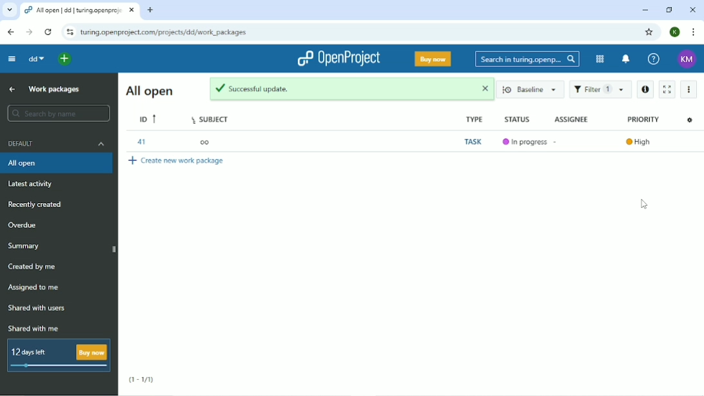 The width and height of the screenshot is (704, 396). I want to click on Cursor, so click(645, 204).